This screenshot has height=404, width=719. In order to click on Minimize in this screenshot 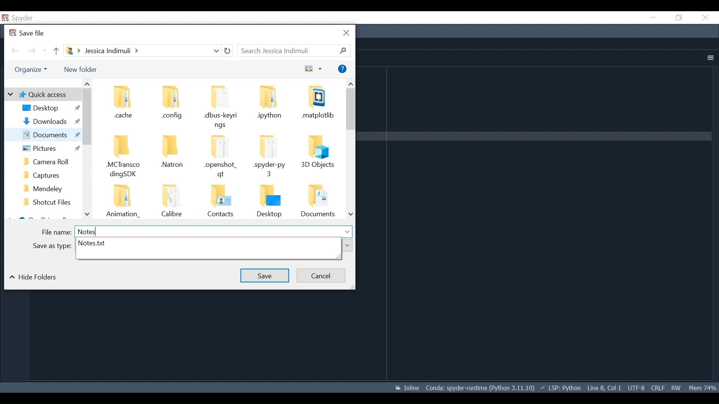, I will do `click(652, 17)`.